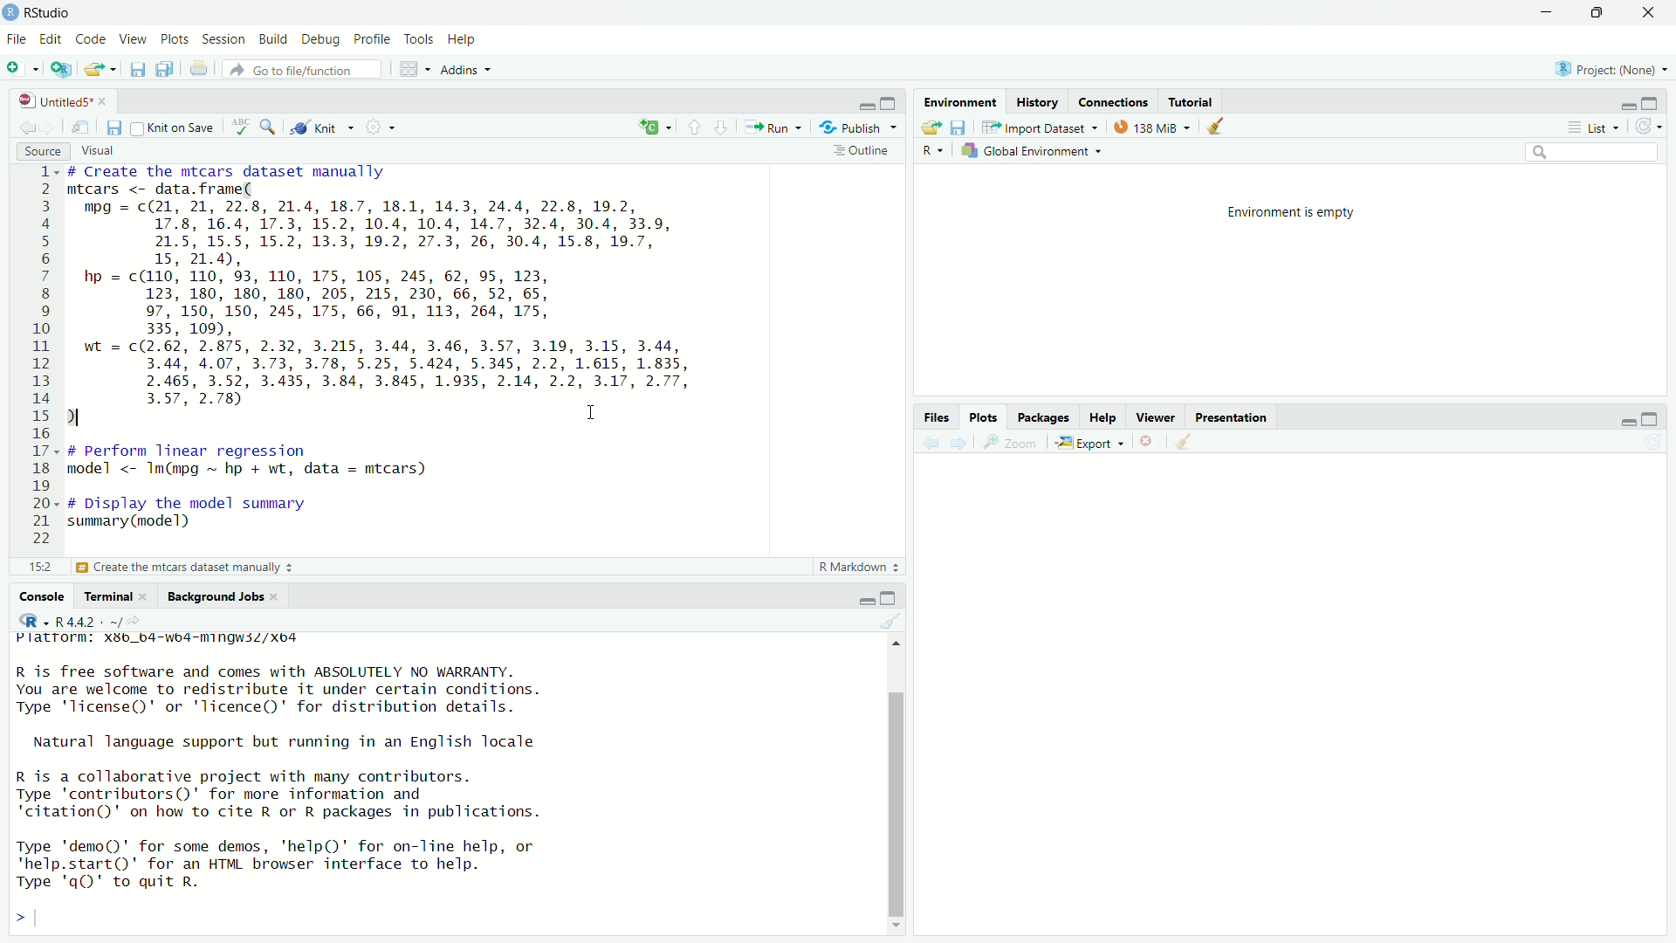  Describe the element at coordinates (891, 595) in the screenshot. I see `maximize` at that location.